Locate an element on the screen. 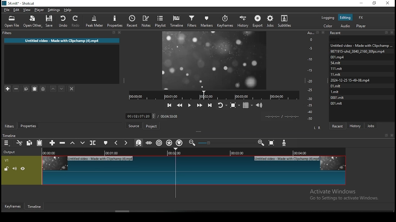 Image resolution: width=396 pixels, height=222 pixels. notes is located at coordinates (145, 21).